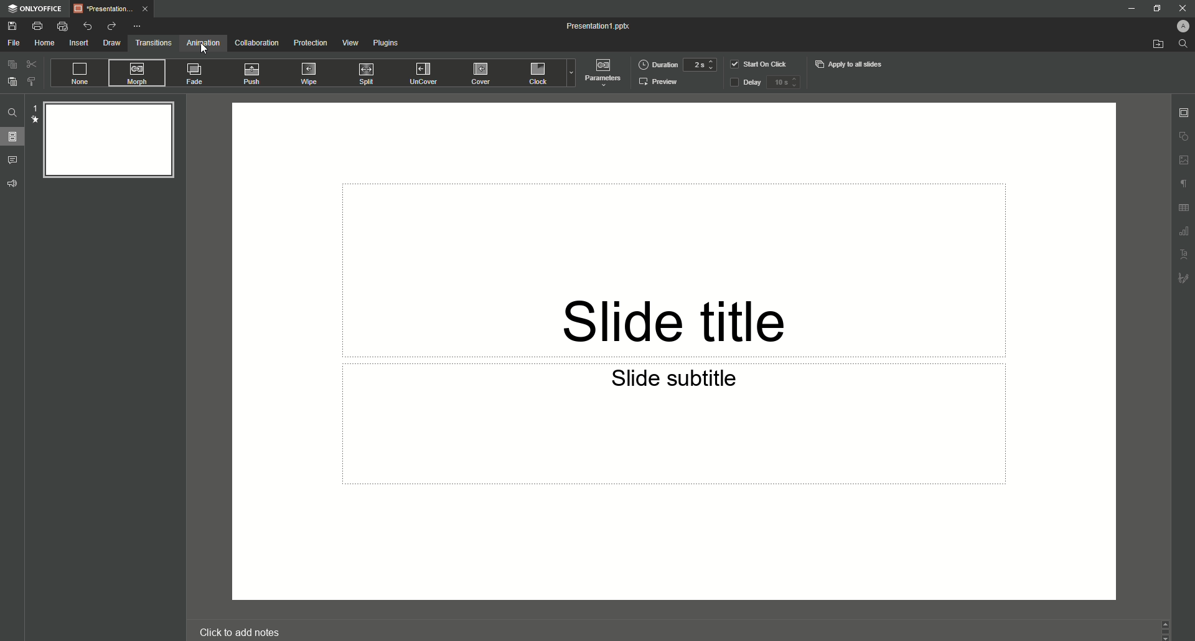 The height and width of the screenshot is (641, 1195). Describe the element at coordinates (204, 44) in the screenshot. I see `Animation` at that location.